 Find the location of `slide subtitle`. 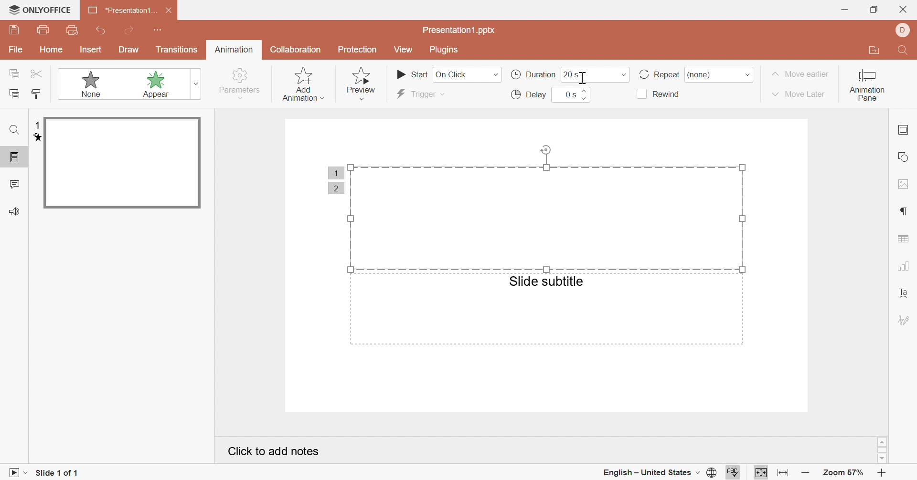

slide subtitle is located at coordinates (546, 281).